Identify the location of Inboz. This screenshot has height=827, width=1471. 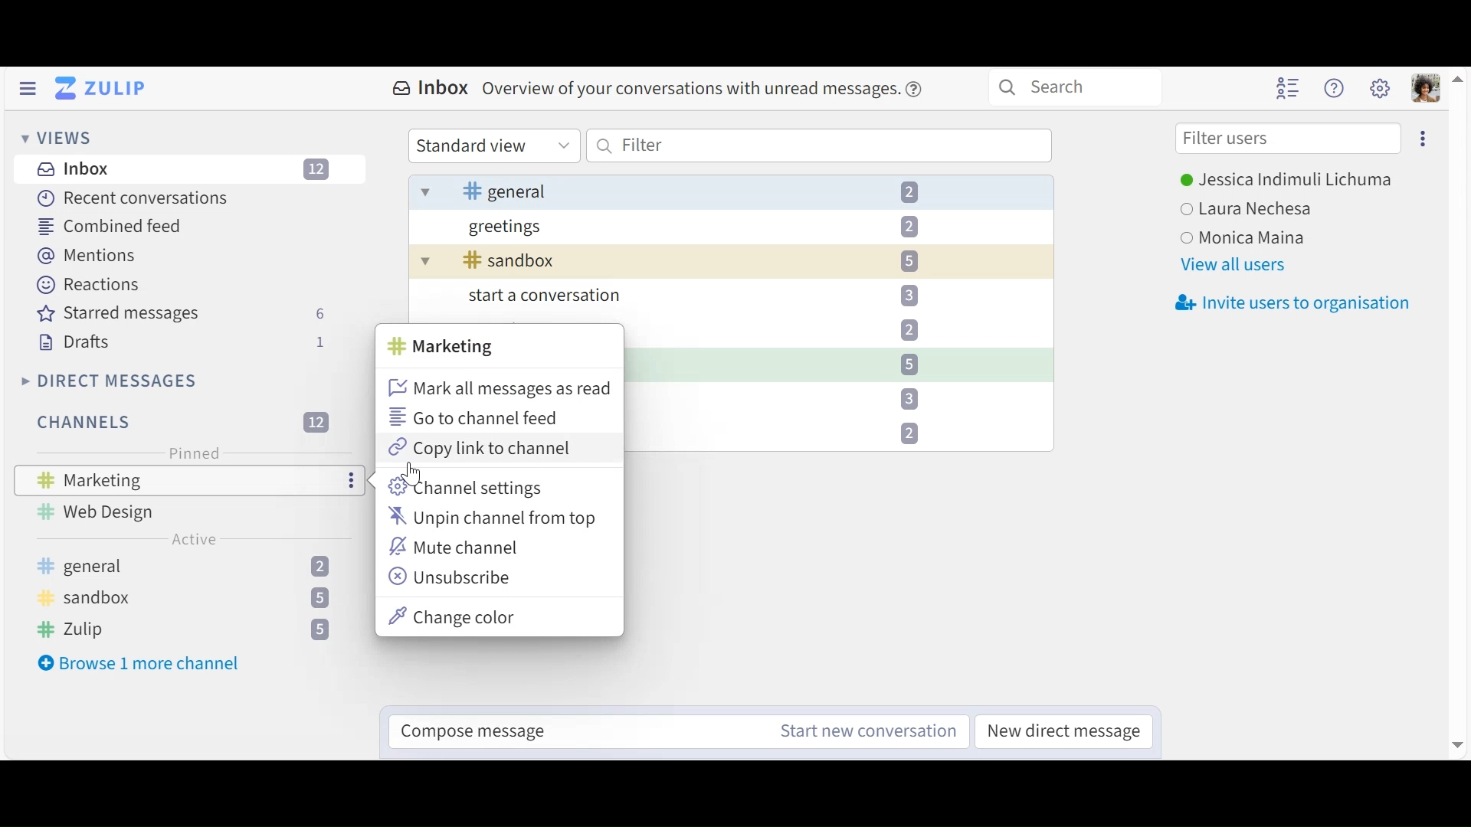
(185, 171).